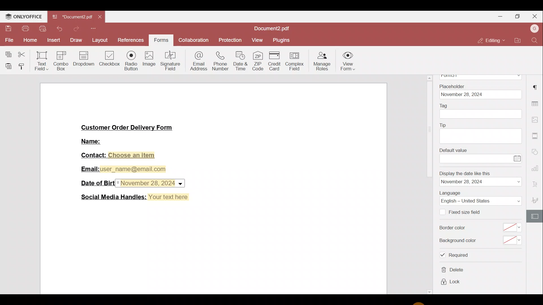 This screenshot has width=543, height=305. What do you see at coordinates (193, 41) in the screenshot?
I see `Collaboration` at bounding box center [193, 41].